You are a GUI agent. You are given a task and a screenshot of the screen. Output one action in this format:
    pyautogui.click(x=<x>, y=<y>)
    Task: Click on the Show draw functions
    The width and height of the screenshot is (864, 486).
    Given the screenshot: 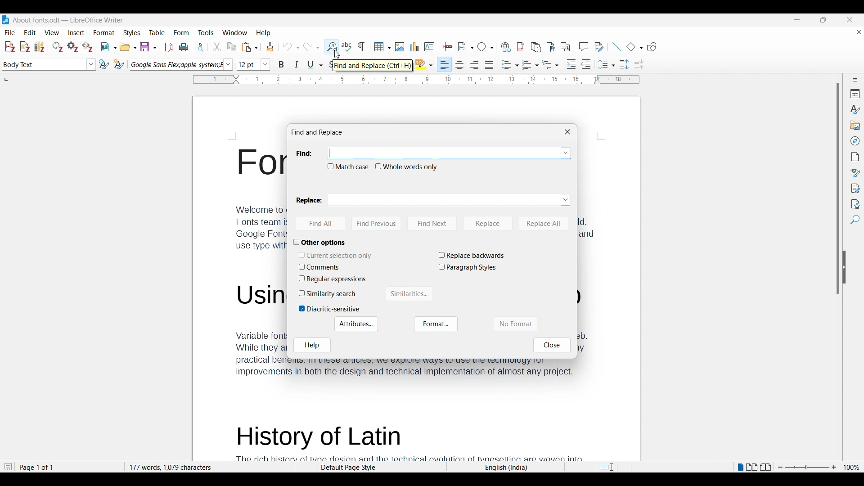 What is the action you would take?
    pyautogui.click(x=652, y=47)
    